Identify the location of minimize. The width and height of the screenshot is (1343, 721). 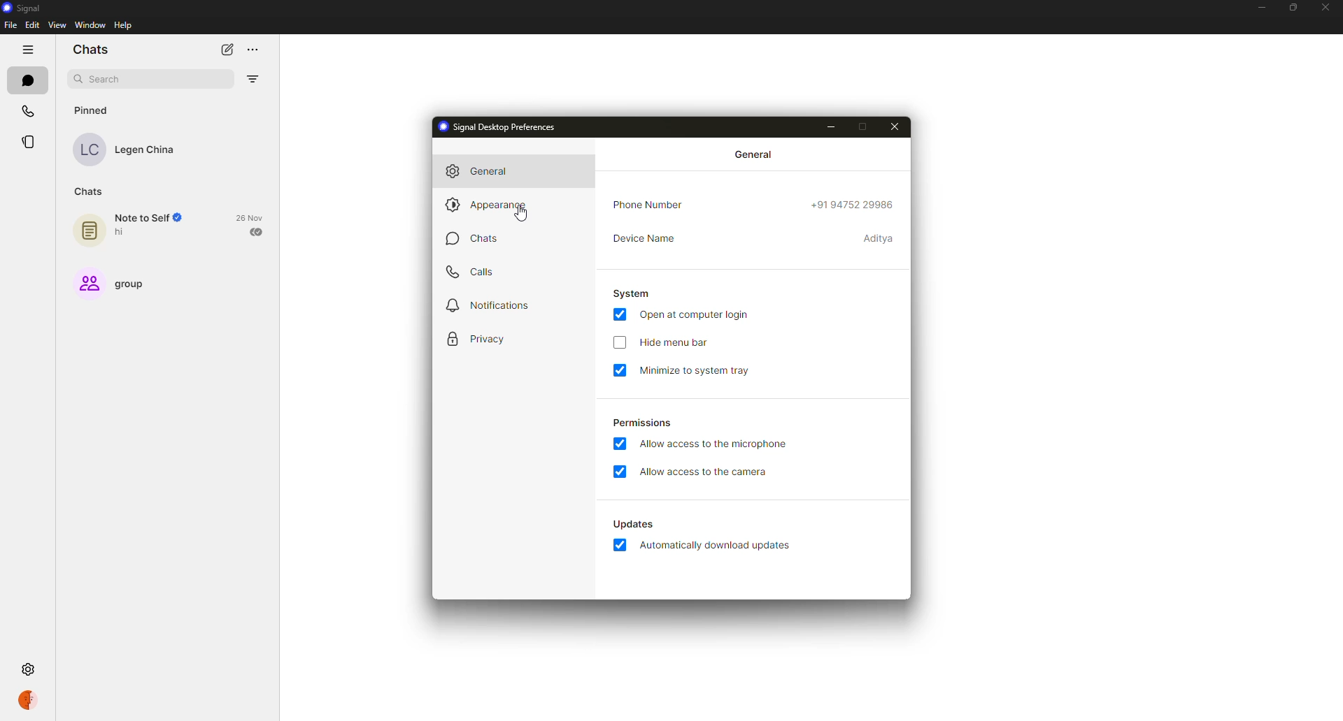
(829, 126).